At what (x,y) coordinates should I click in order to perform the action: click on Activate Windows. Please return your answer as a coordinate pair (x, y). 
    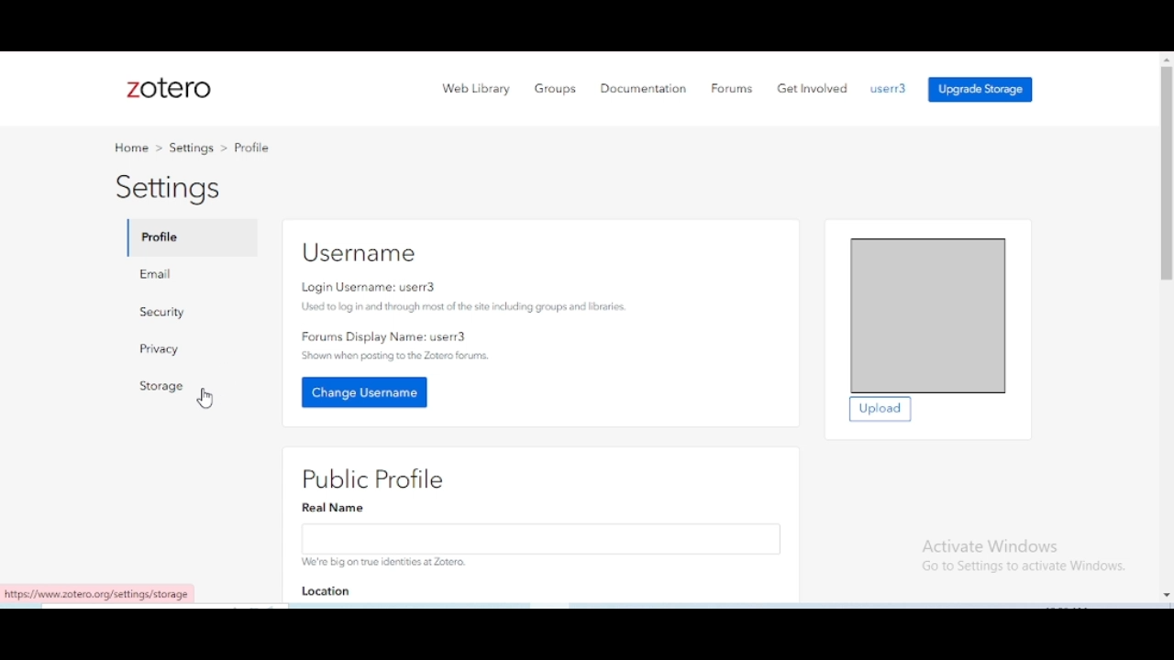
    Looking at the image, I should click on (997, 546).